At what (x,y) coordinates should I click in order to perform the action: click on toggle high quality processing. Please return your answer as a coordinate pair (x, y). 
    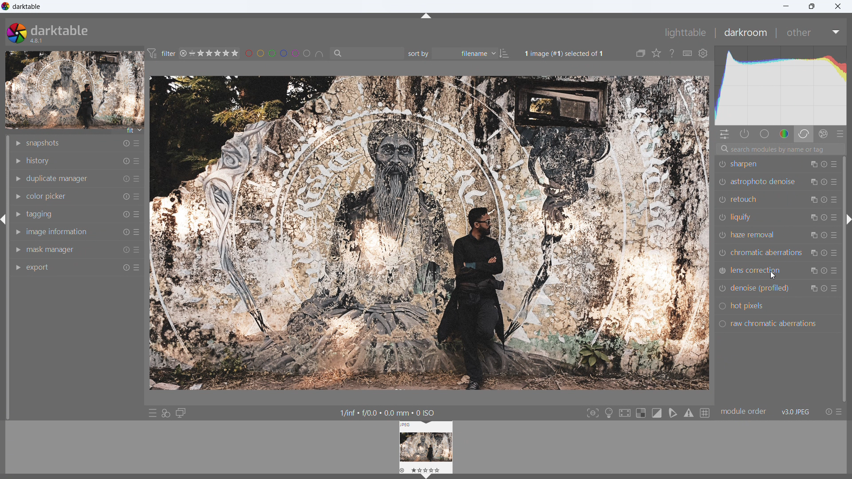
    Looking at the image, I should click on (625, 413).